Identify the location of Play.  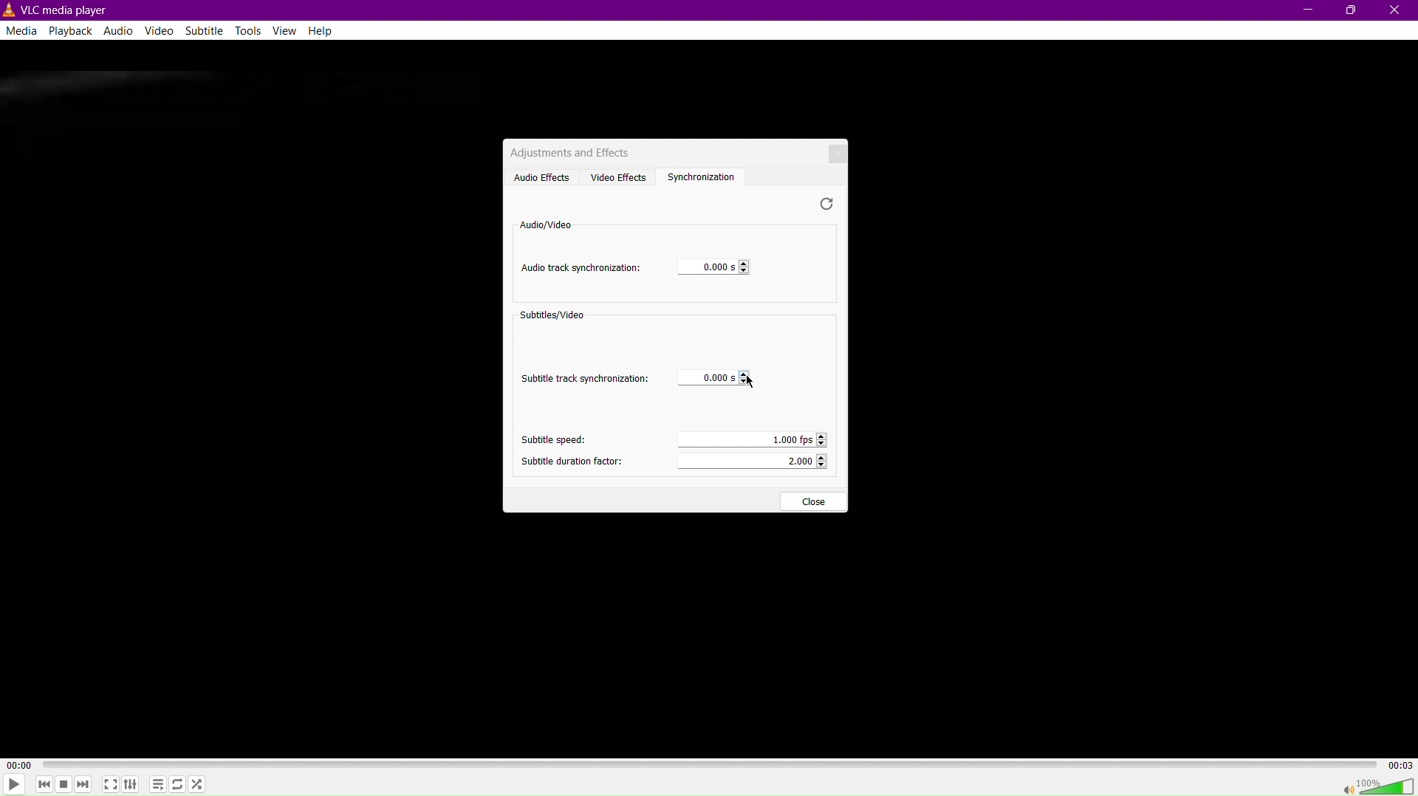
(16, 784).